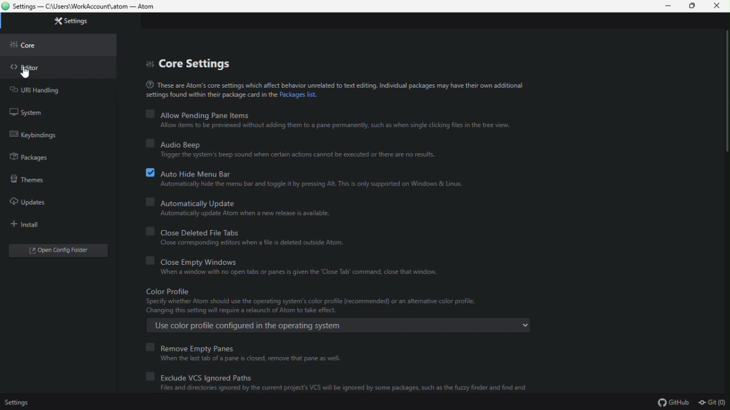 The width and height of the screenshot is (730, 410). I want to click on git, so click(711, 400).